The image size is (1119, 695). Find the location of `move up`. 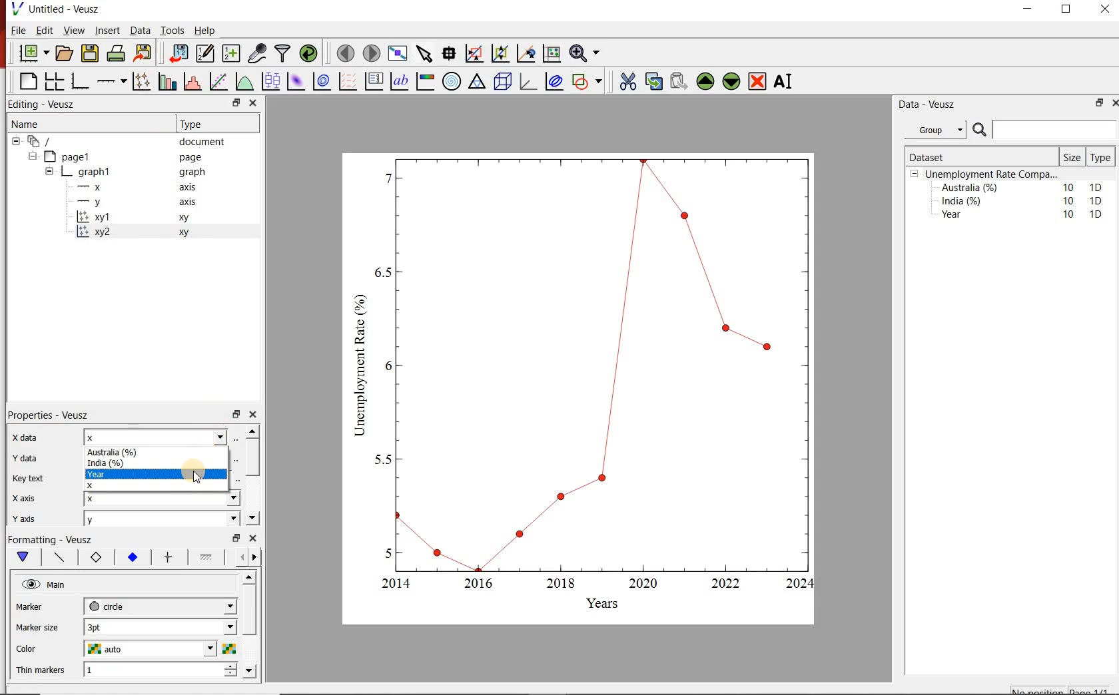

move up is located at coordinates (252, 431).